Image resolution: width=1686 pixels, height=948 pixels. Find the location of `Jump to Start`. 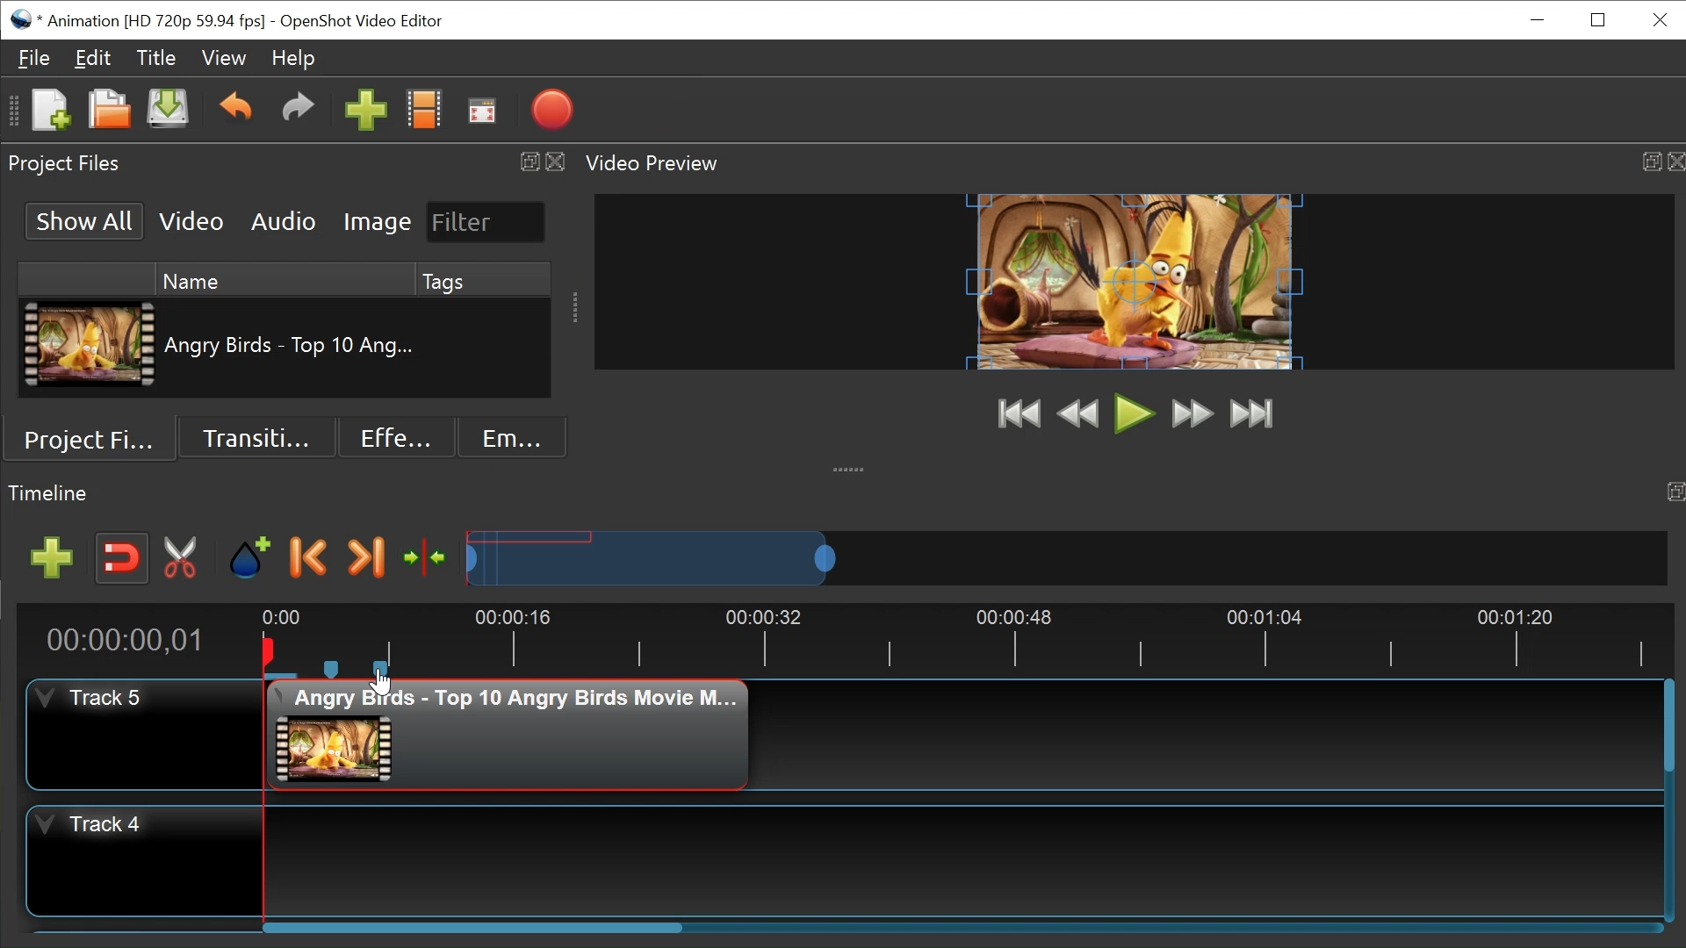

Jump to Start is located at coordinates (1020, 416).